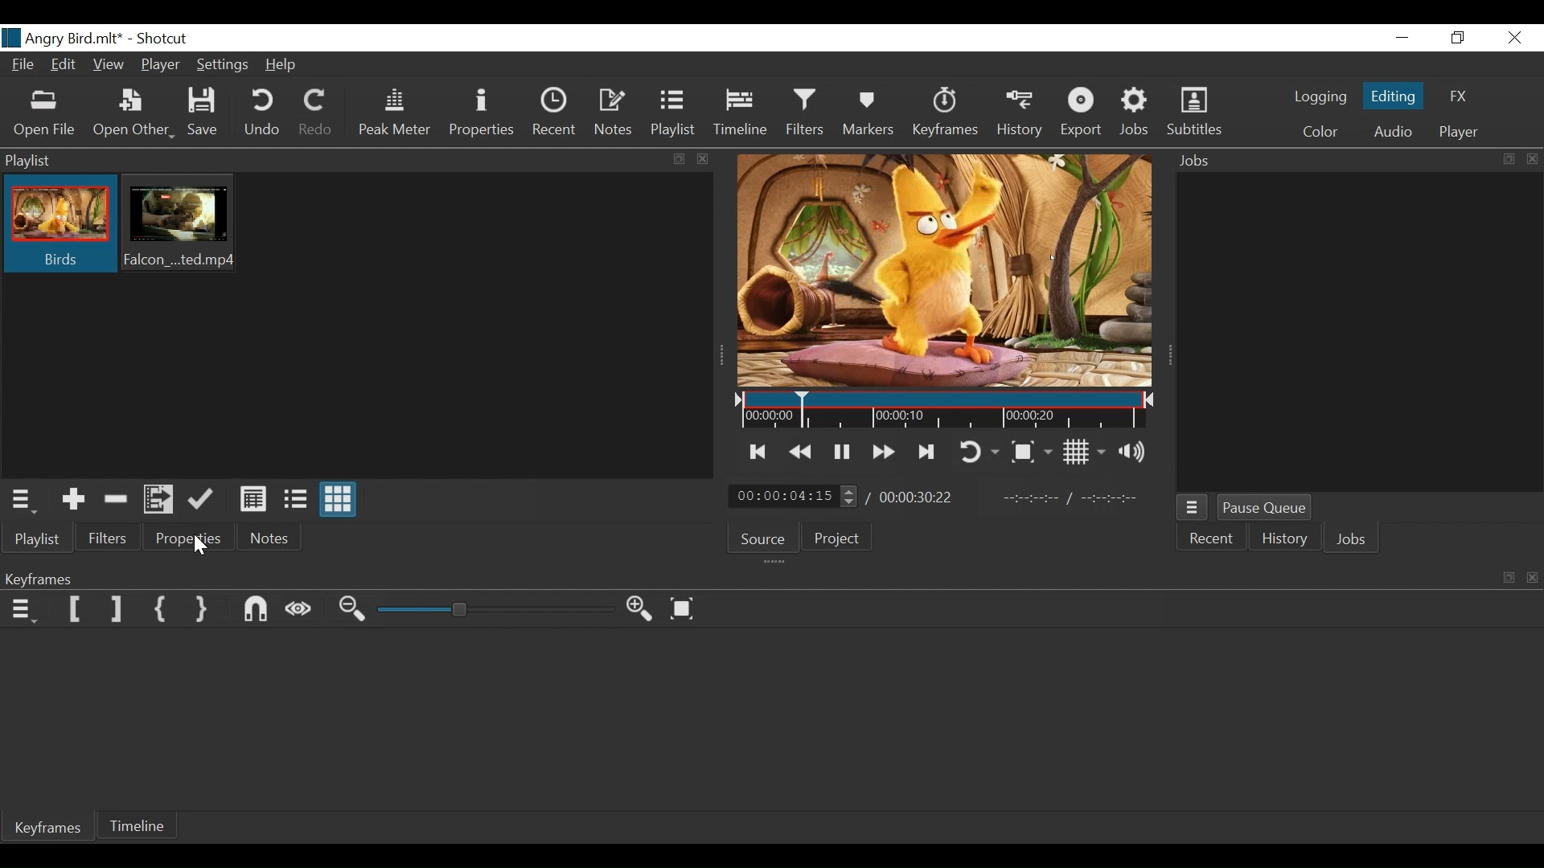  What do you see at coordinates (939, 411) in the screenshot?
I see `Timeline` at bounding box center [939, 411].